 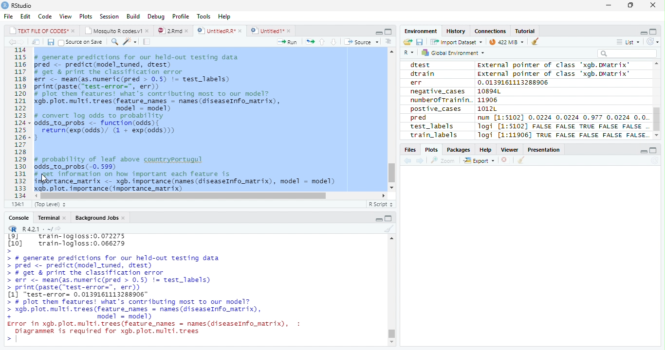 I want to click on Next, so click(x=24, y=42).